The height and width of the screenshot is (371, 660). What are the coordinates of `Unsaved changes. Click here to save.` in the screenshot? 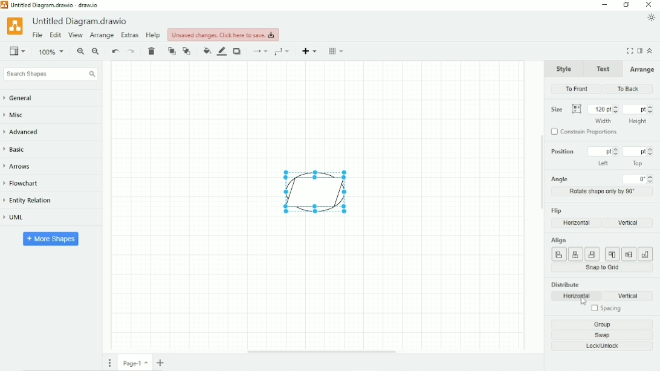 It's located at (224, 34).